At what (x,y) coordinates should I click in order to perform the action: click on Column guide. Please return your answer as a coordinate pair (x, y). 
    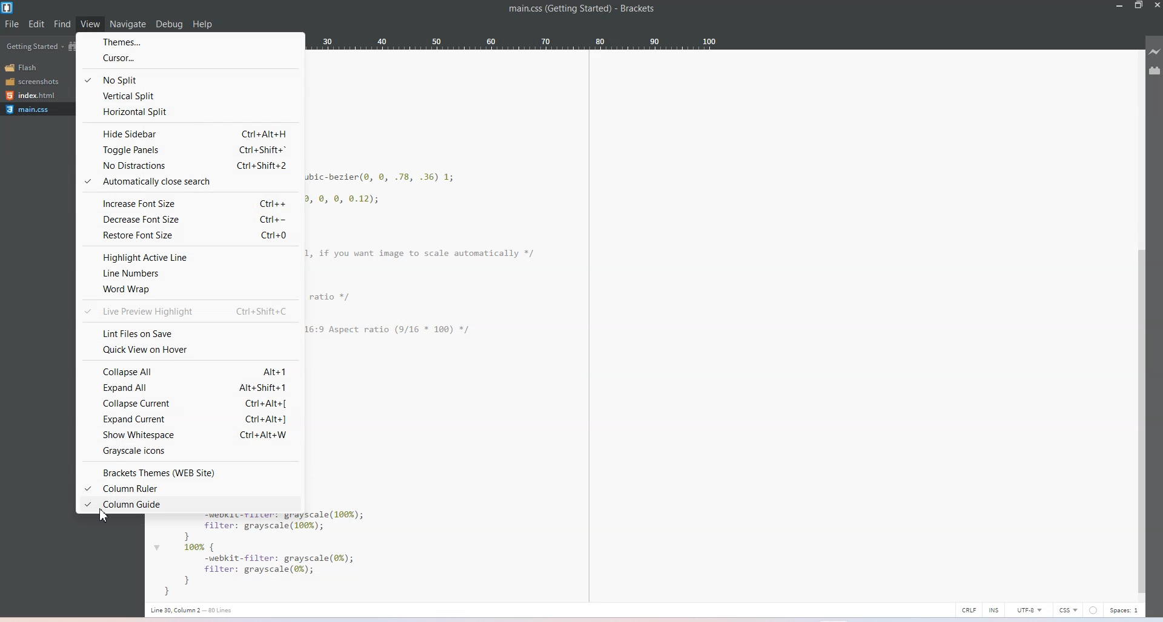
    Looking at the image, I should click on (589, 327).